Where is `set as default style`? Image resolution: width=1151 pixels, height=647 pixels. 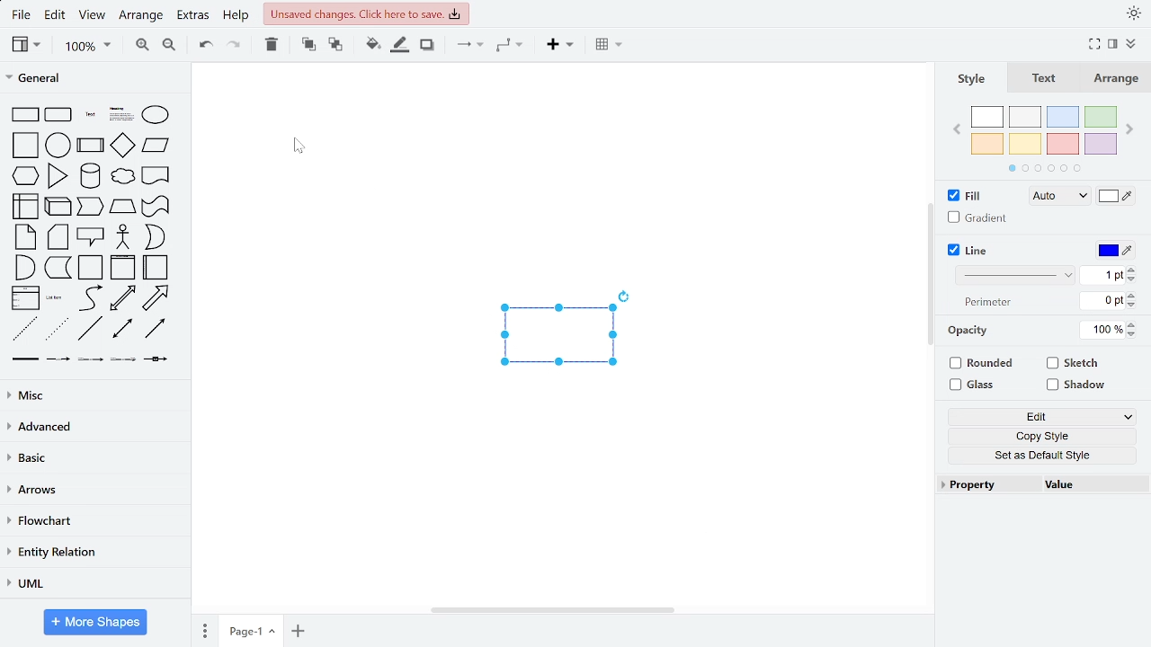
set as default style is located at coordinates (1038, 456).